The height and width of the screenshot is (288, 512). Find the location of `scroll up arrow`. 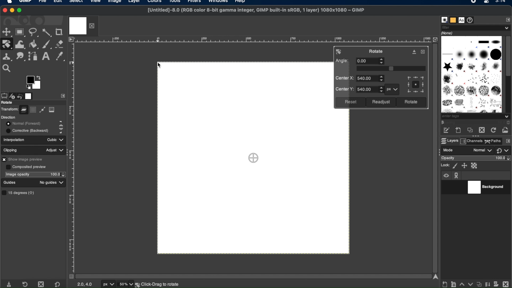

scroll up arrow is located at coordinates (435, 276).